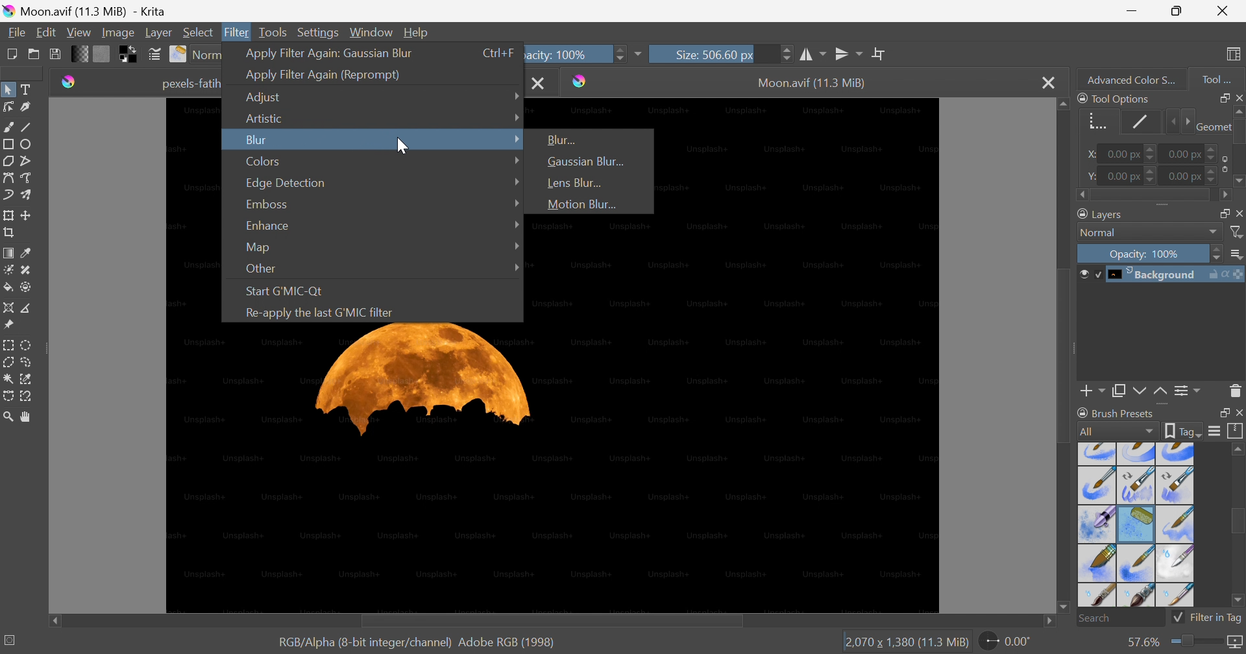  I want to click on Wrap around mode, so click(878, 53).